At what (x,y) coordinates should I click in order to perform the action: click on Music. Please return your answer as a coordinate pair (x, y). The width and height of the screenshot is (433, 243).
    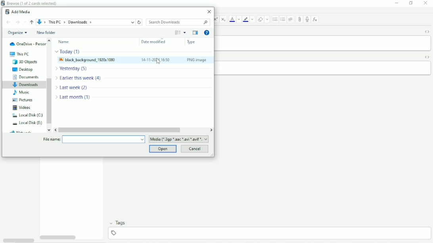
    Looking at the image, I should click on (23, 93).